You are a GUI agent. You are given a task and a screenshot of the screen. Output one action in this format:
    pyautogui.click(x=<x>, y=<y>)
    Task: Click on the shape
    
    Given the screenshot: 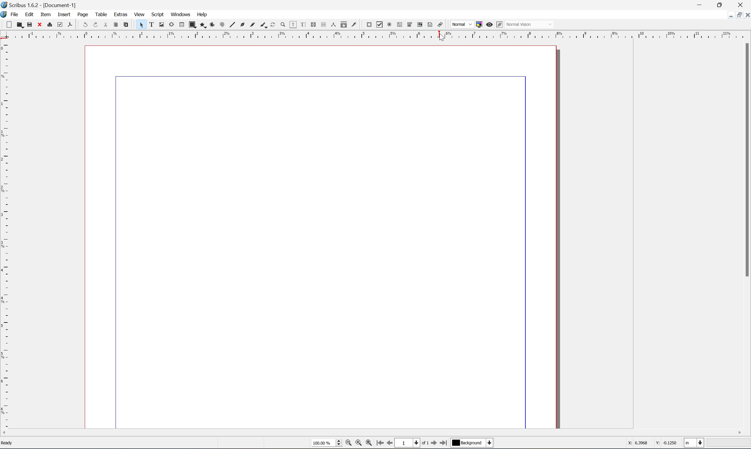 What is the action you would take?
    pyautogui.click(x=192, y=25)
    